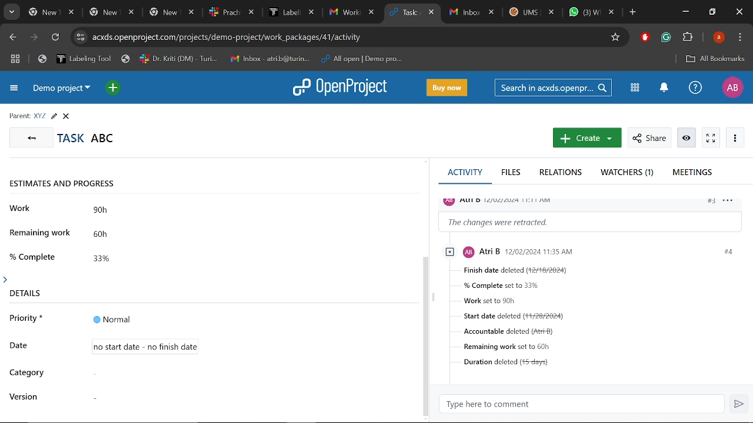 The height and width of the screenshot is (423, 753). I want to click on Help, so click(694, 88).